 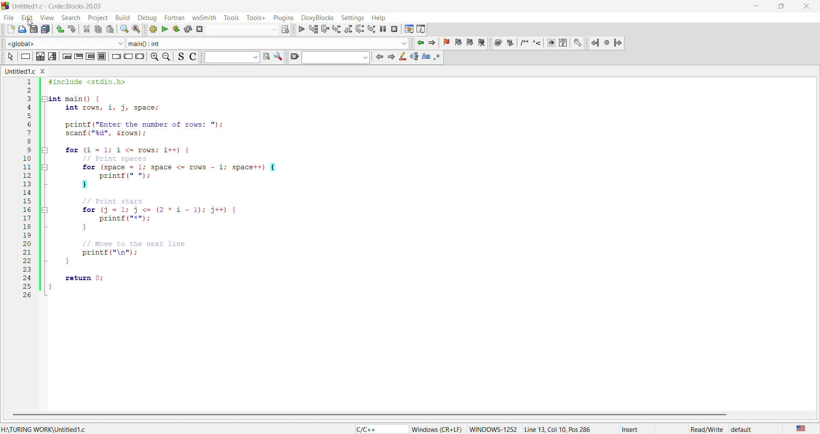 What do you see at coordinates (137, 30) in the screenshot?
I see `search and replace` at bounding box center [137, 30].